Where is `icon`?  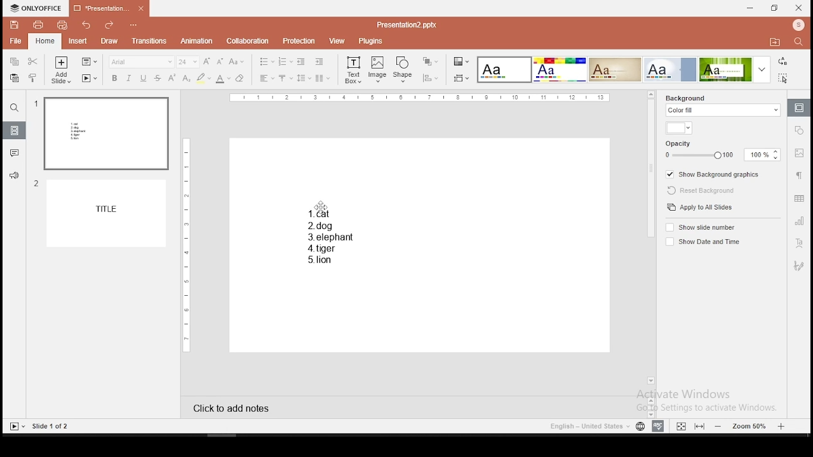
icon is located at coordinates (798, 26).